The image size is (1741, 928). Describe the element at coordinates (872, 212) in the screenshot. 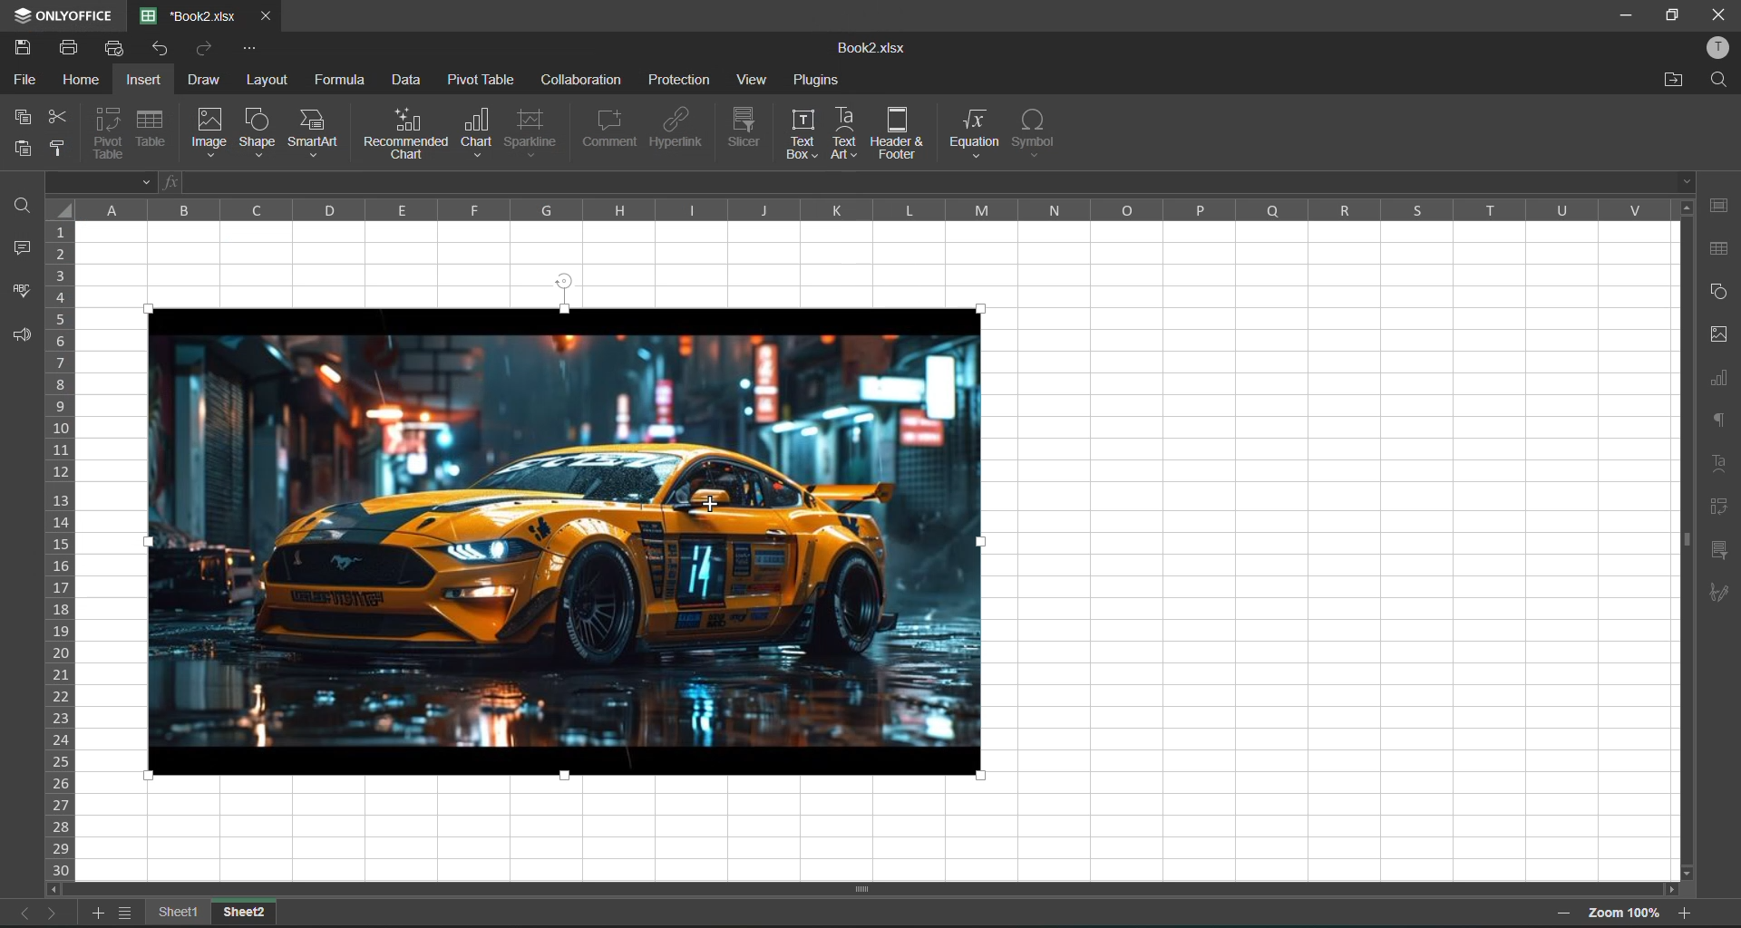

I see `column names` at that location.